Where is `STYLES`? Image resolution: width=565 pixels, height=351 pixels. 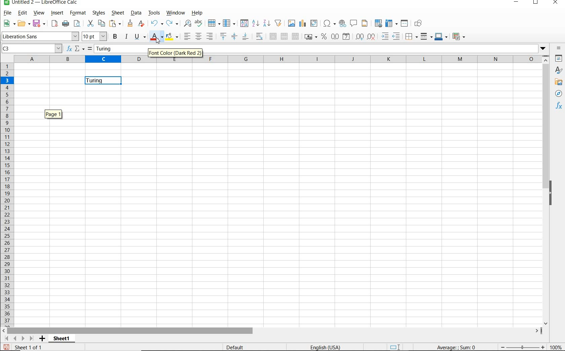 STYLES is located at coordinates (98, 14).